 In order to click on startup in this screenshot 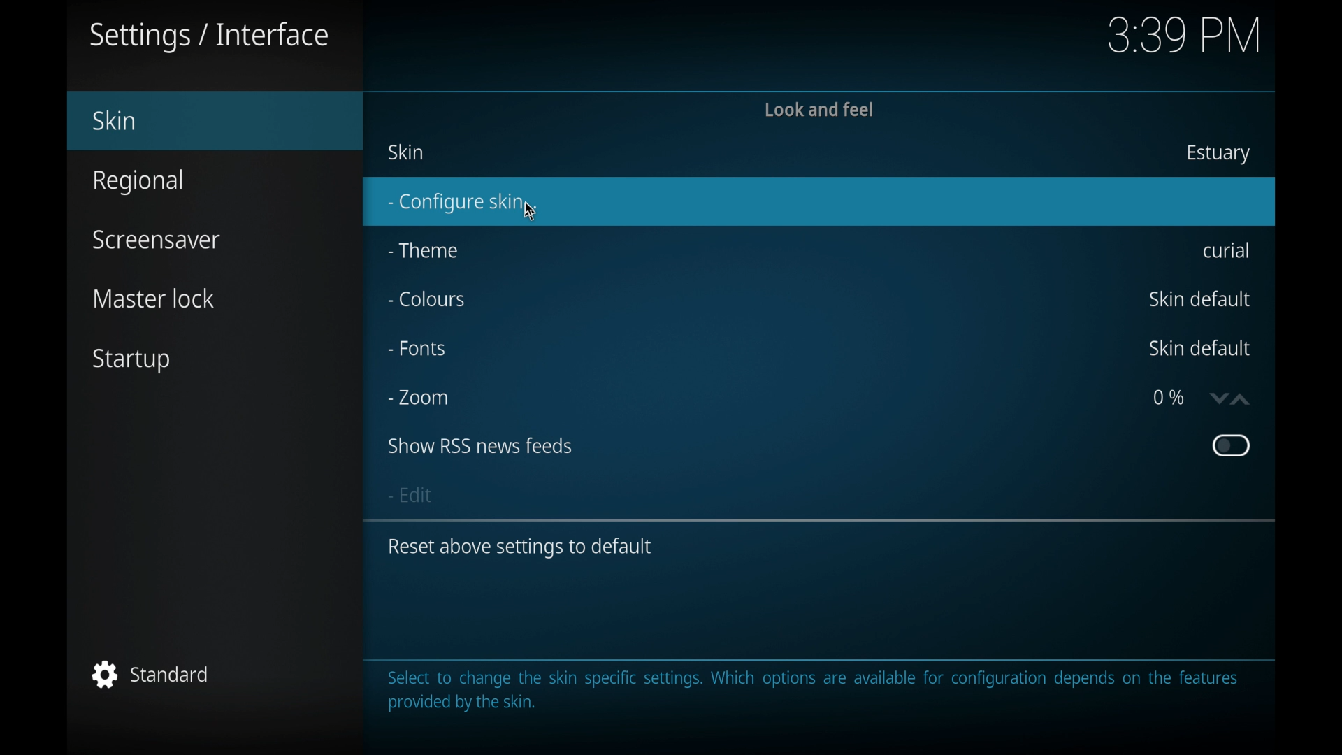, I will do `click(131, 361)`.